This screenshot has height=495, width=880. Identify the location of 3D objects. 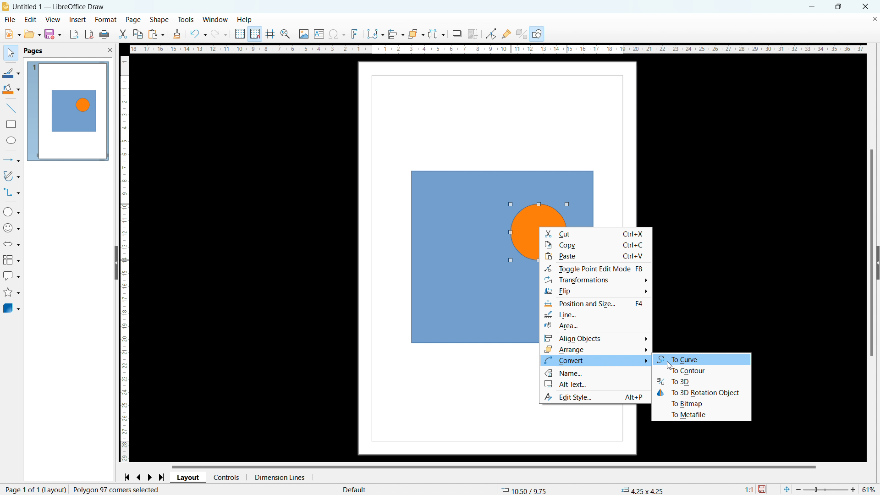
(11, 308).